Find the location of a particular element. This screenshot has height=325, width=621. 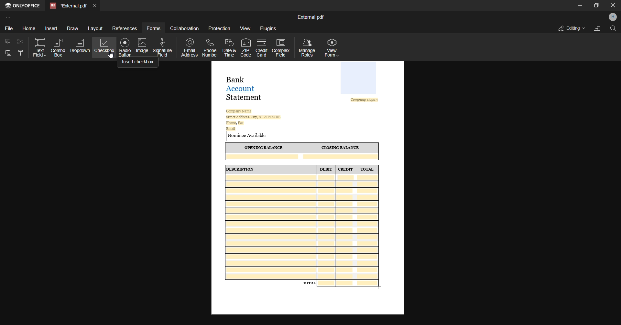

plugins is located at coordinates (268, 29).